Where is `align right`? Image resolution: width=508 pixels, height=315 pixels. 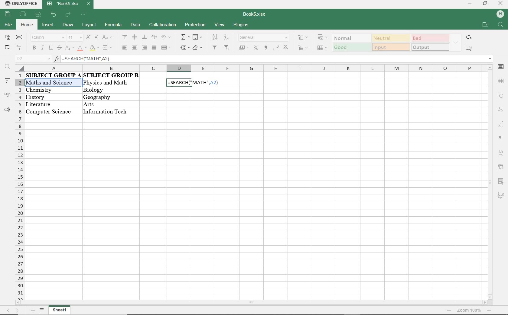
align right is located at coordinates (144, 48).